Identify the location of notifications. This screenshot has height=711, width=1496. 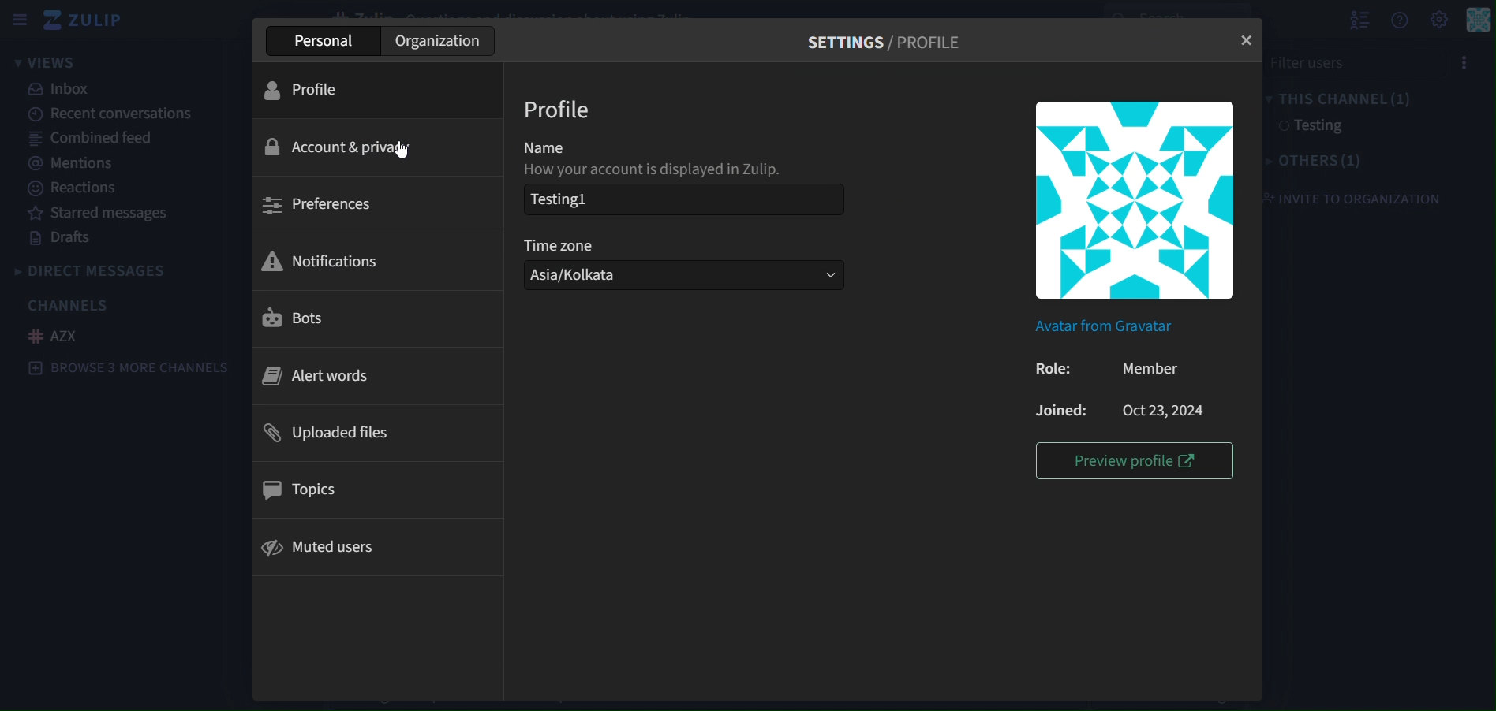
(335, 261).